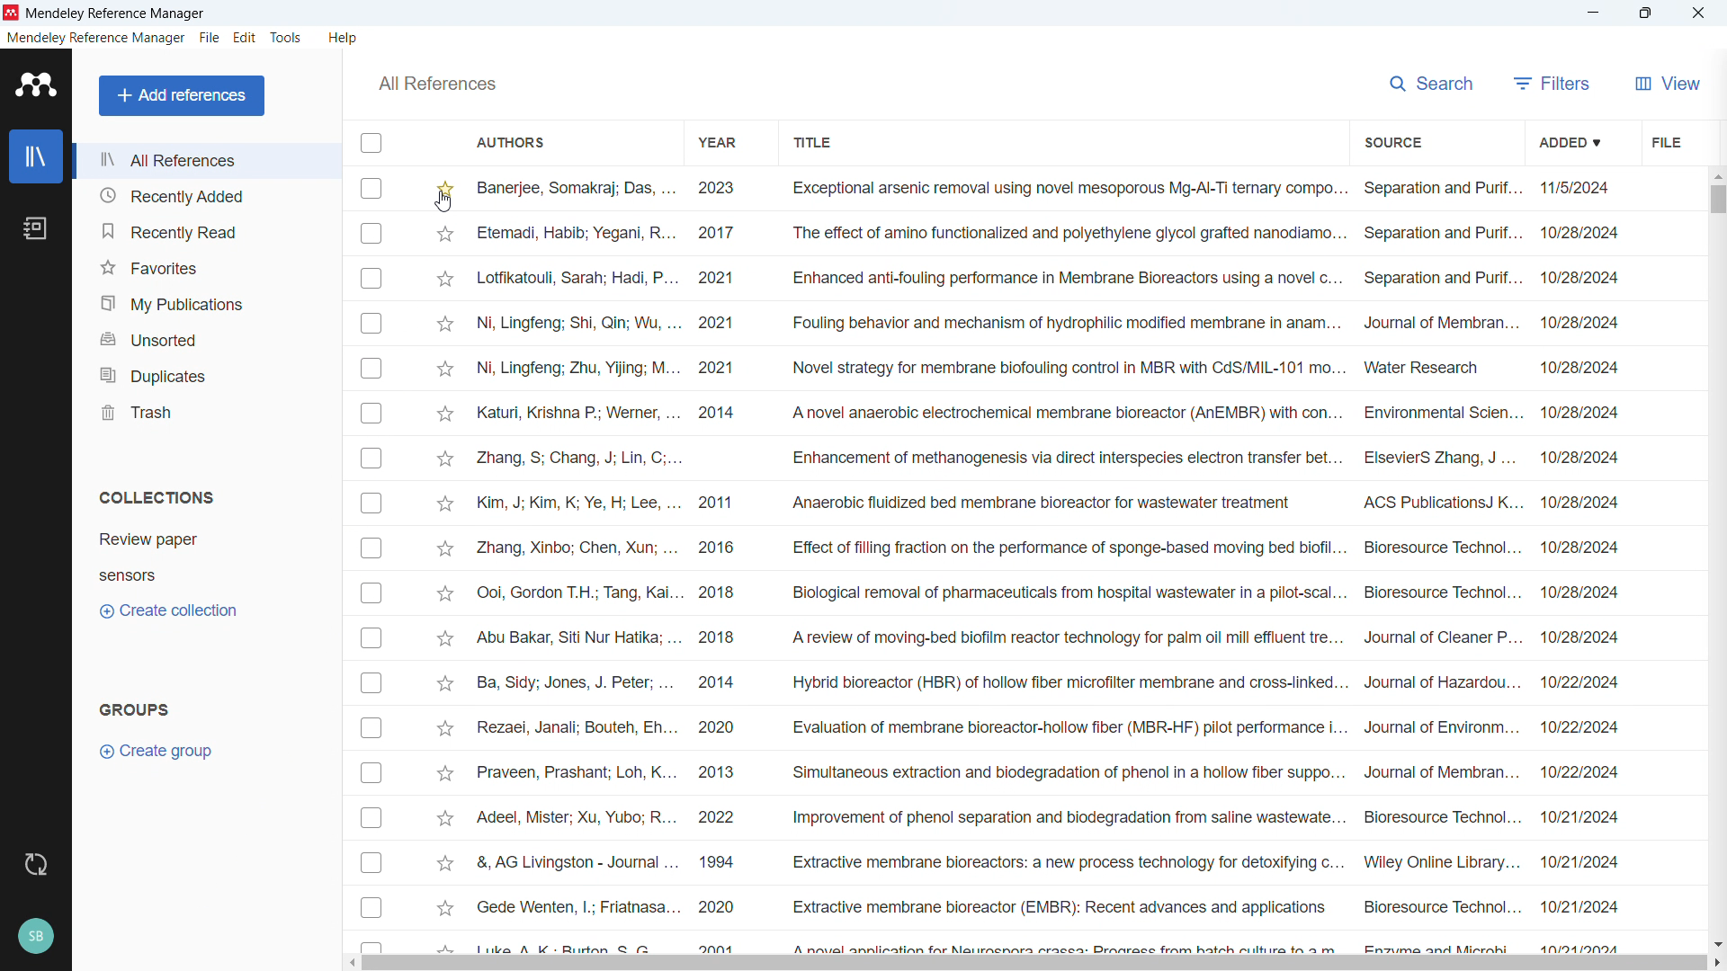 Image resolution: width=1727 pixels, height=971 pixels. Describe the element at coordinates (1718, 200) in the screenshot. I see `Vertical scroll bar ` at that location.